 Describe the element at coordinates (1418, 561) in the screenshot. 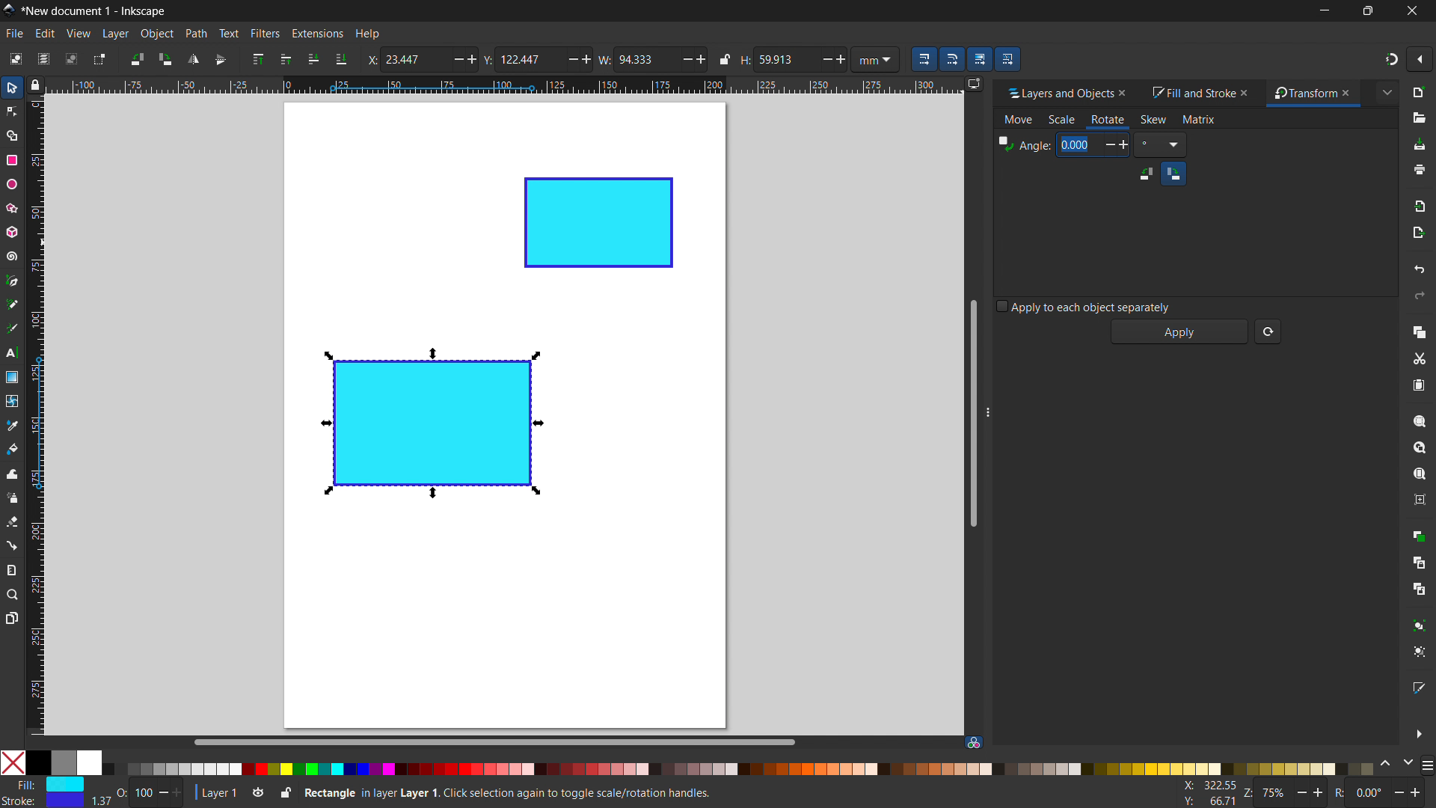

I see `create clone` at that location.